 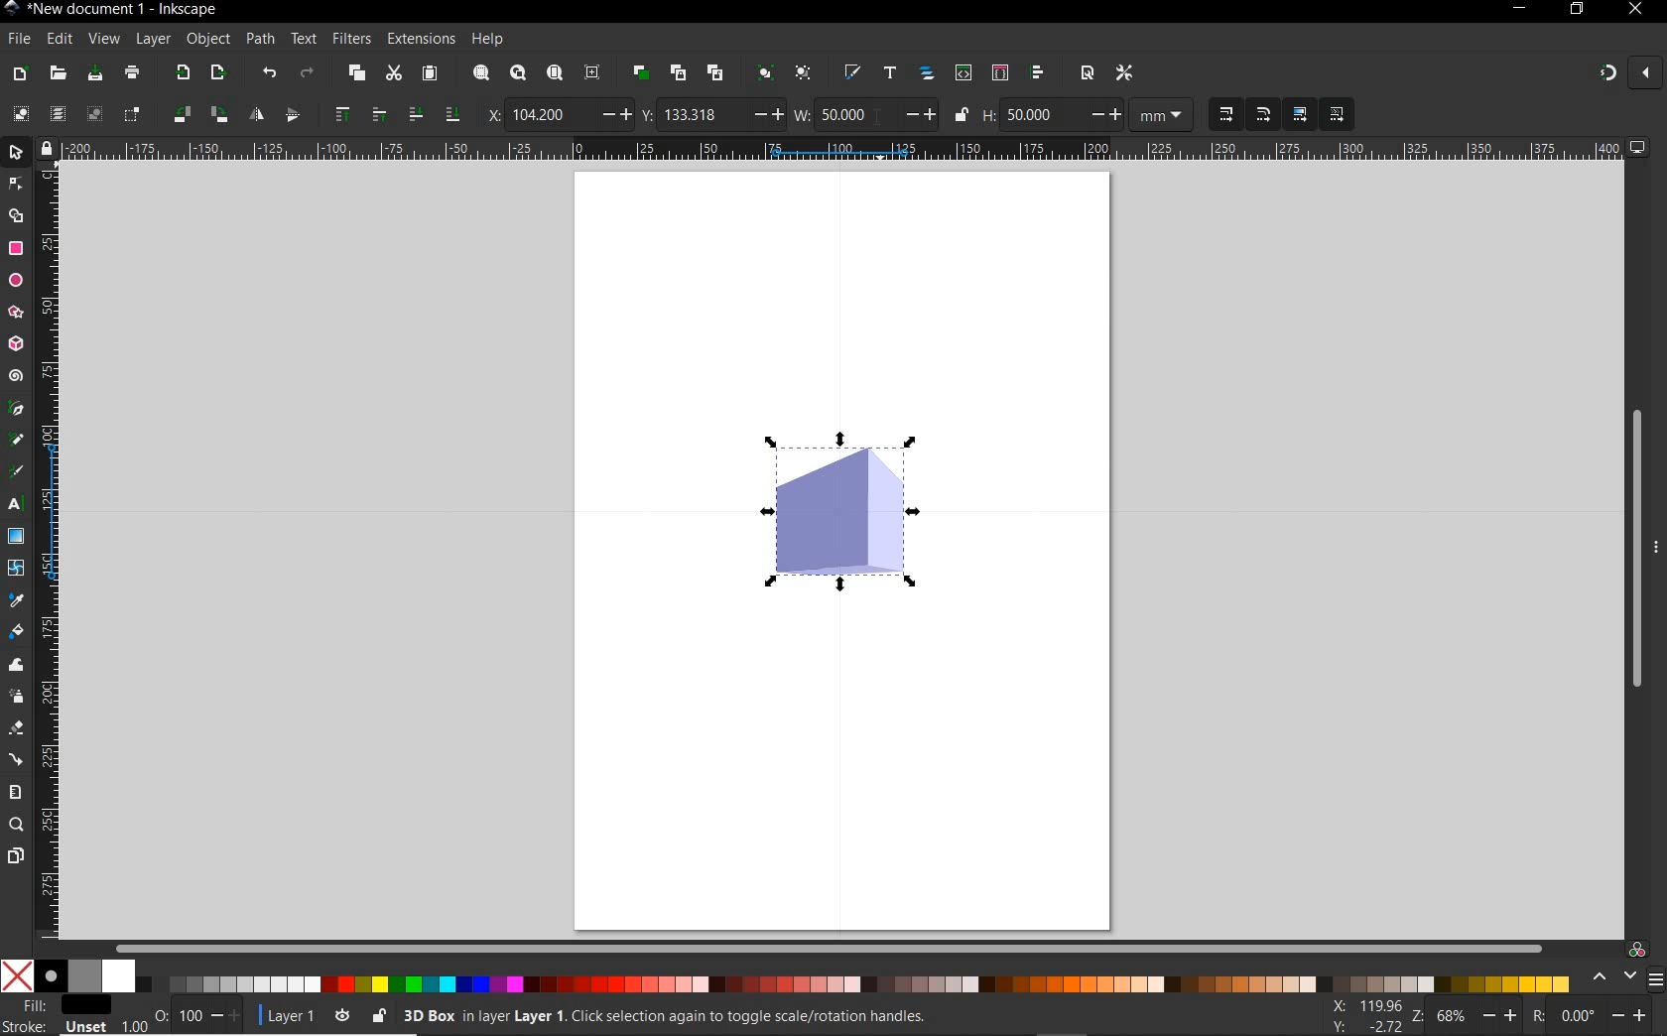 What do you see at coordinates (840, 513) in the screenshot?
I see `shape` at bounding box center [840, 513].